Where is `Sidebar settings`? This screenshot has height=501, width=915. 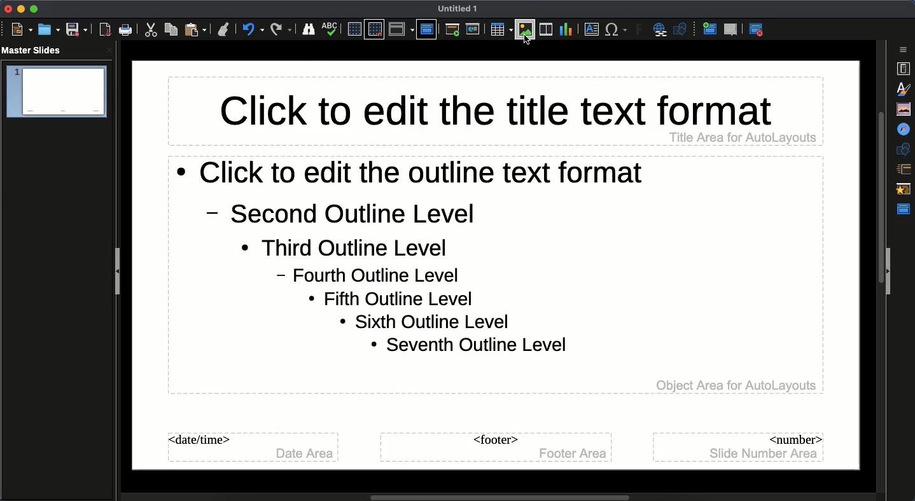
Sidebar settings is located at coordinates (905, 50).